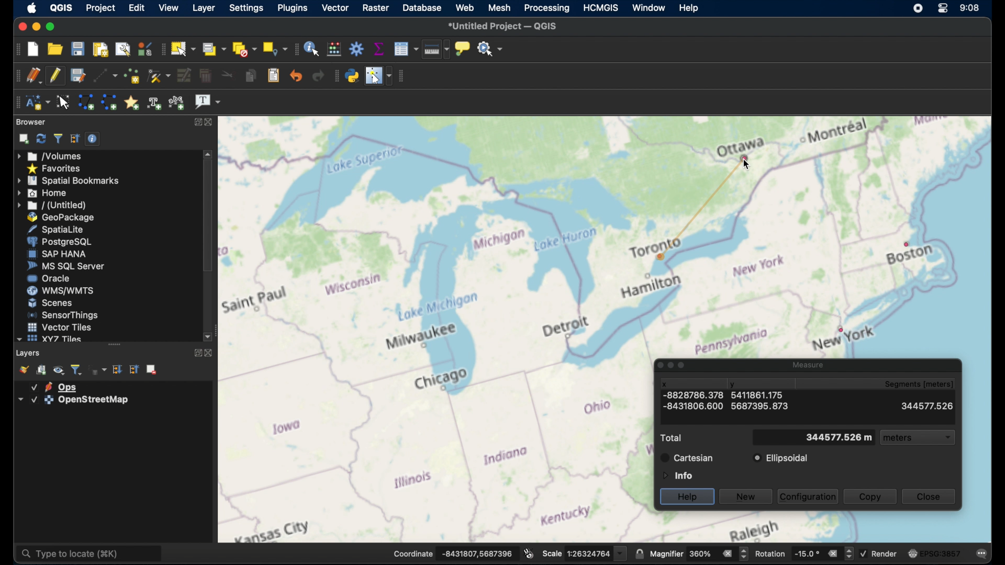  What do you see at coordinates (131, 101) in the screenshot?
I see `create annotation marker` at bounding box center [131, 101].